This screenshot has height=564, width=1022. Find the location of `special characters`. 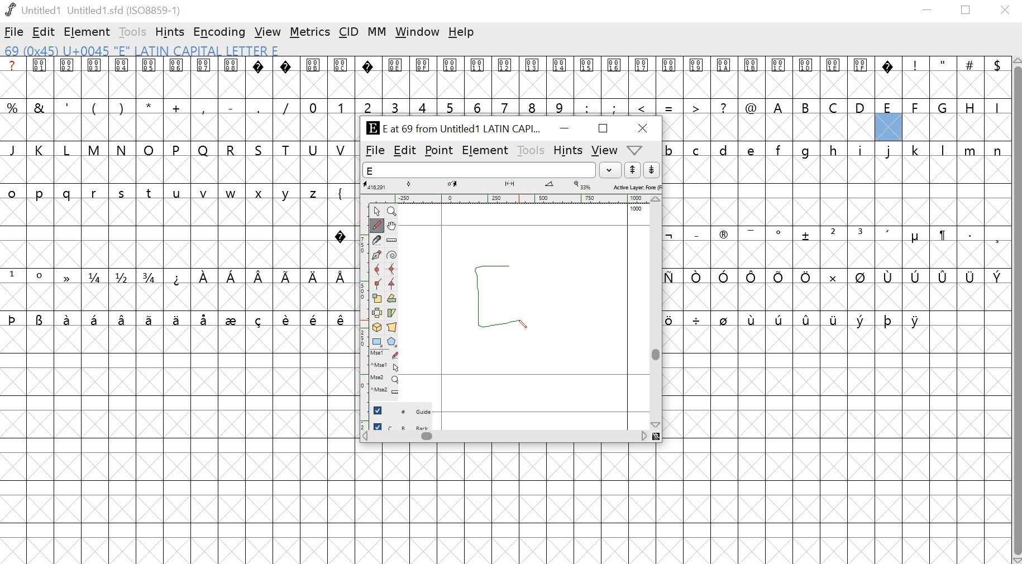

special characters is located at coordinates (177, 277).